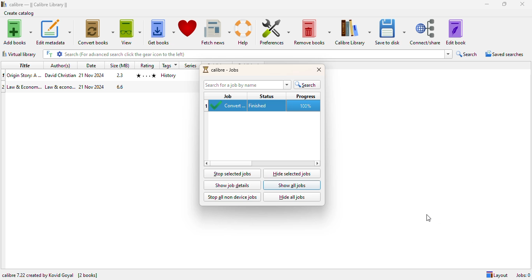  I want to click on finished, so click(265, 106).